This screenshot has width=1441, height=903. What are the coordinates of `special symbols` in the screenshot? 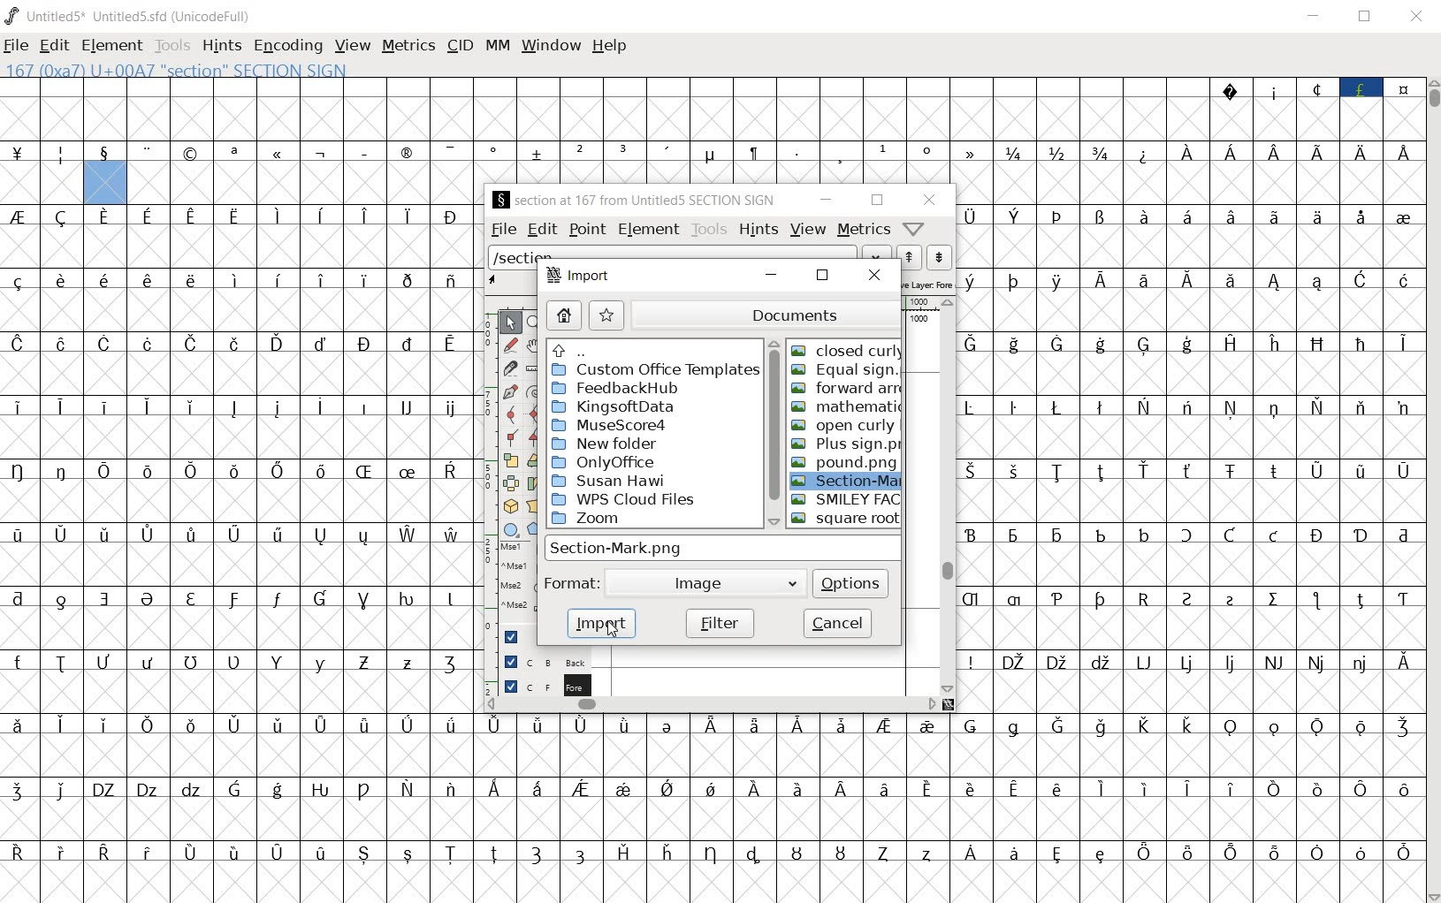 It's located at (501, 154).